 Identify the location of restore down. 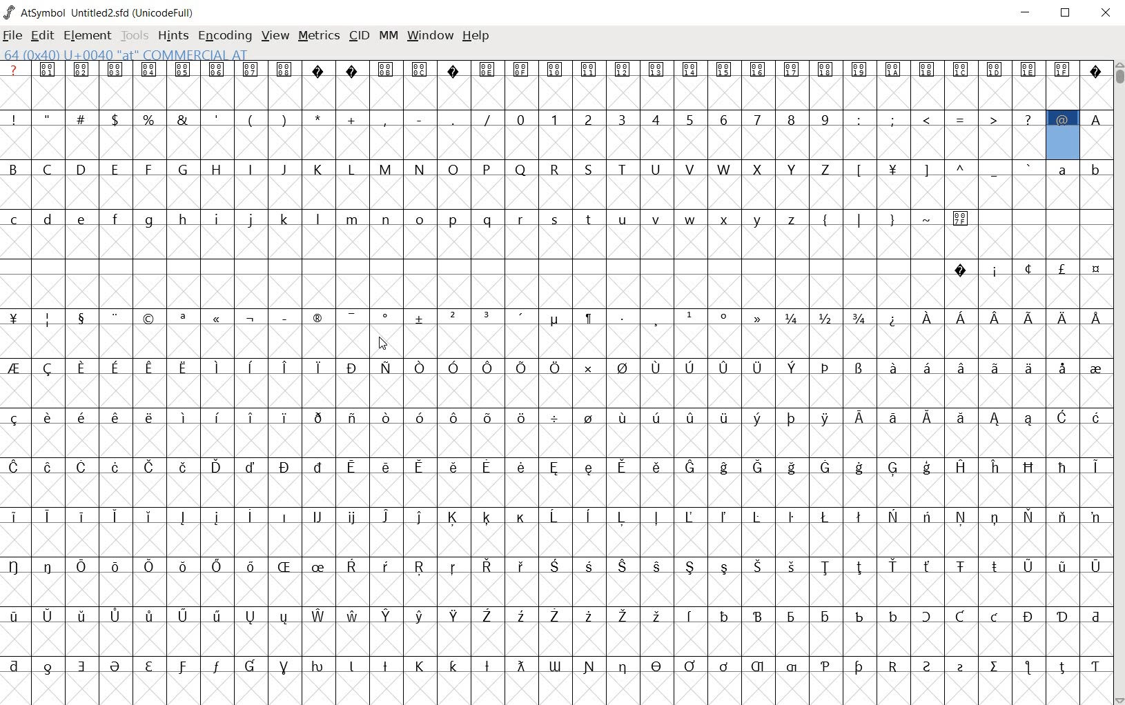
(1068, 13).